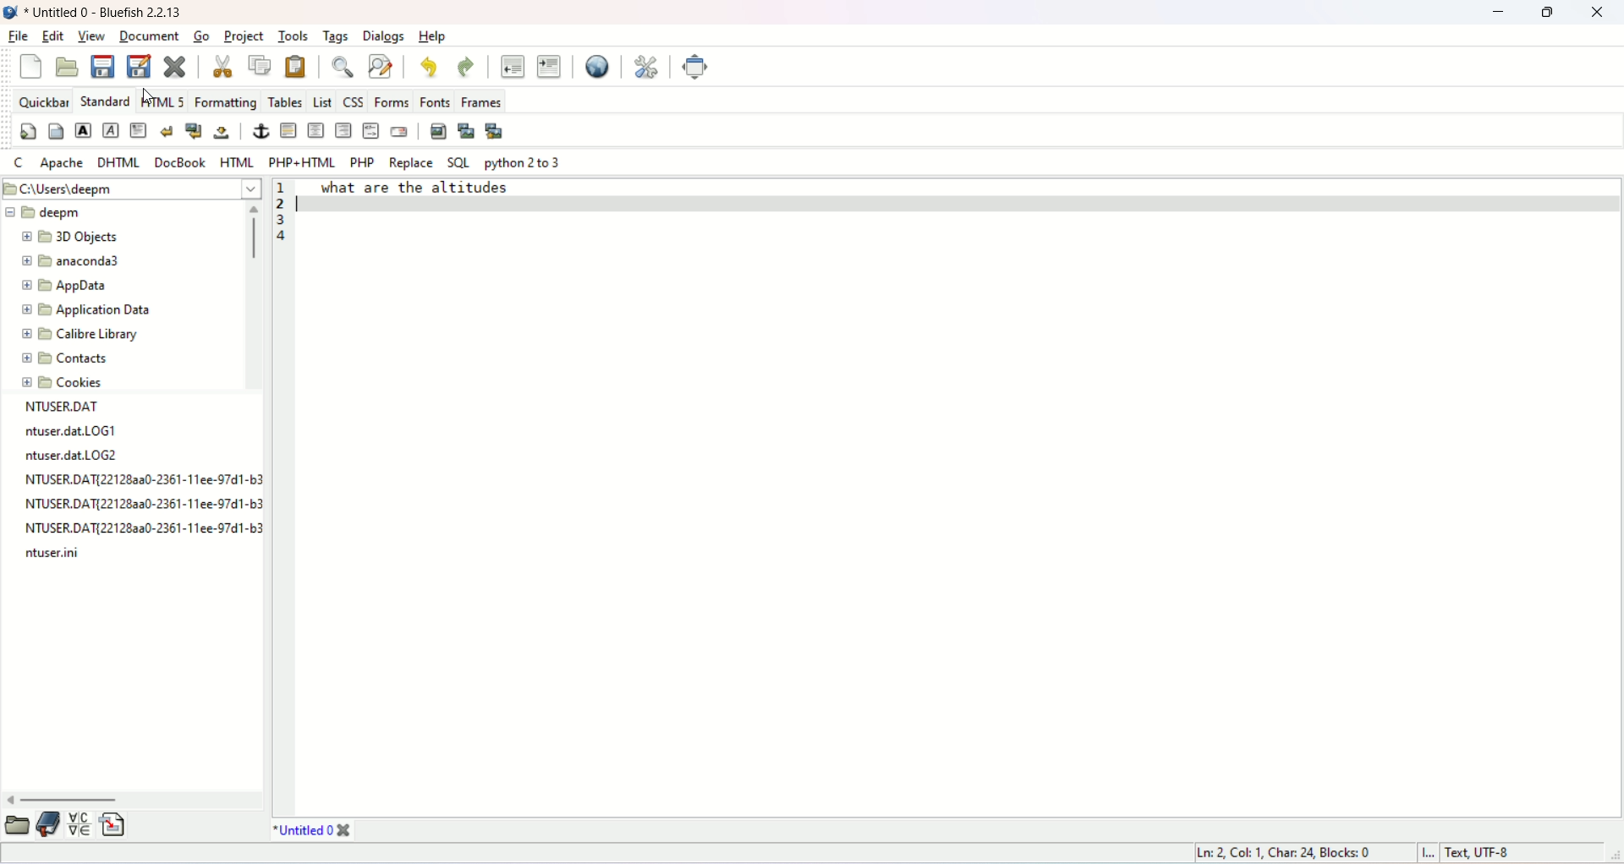 This screenshot has height=864, width=1624. I want to click on emphasize, so click(112, 130).